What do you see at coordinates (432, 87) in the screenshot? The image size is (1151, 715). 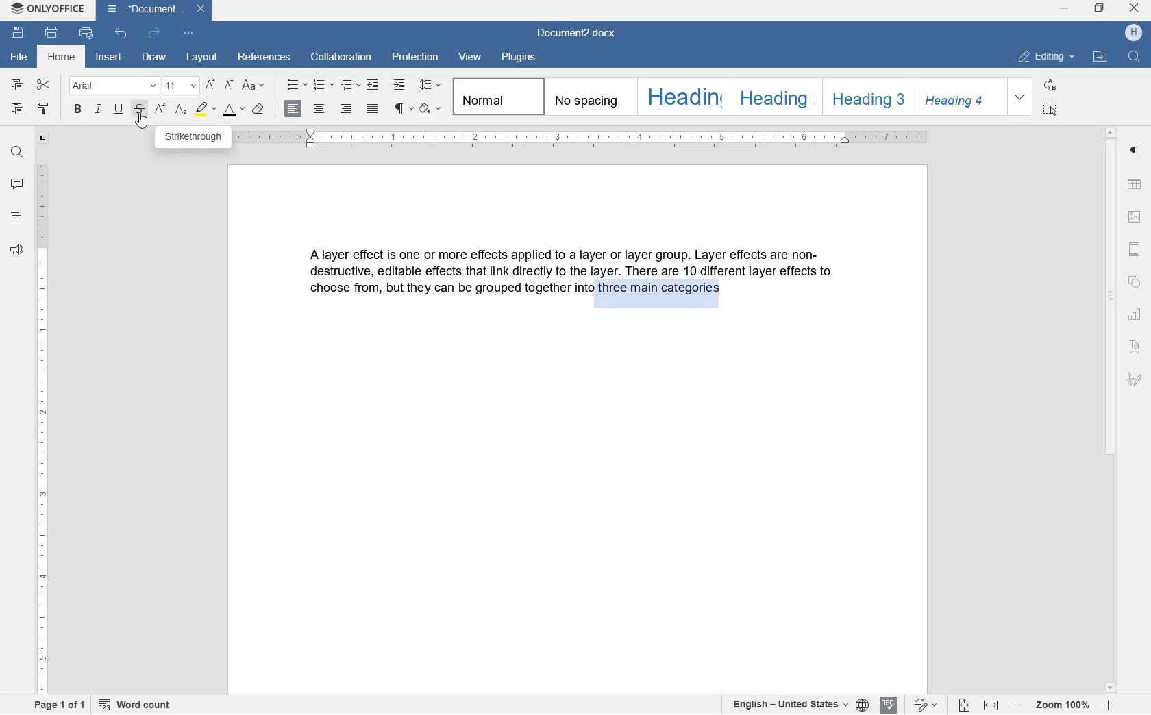 I see `paragraph line spacing` at bounding box center [432, 87].